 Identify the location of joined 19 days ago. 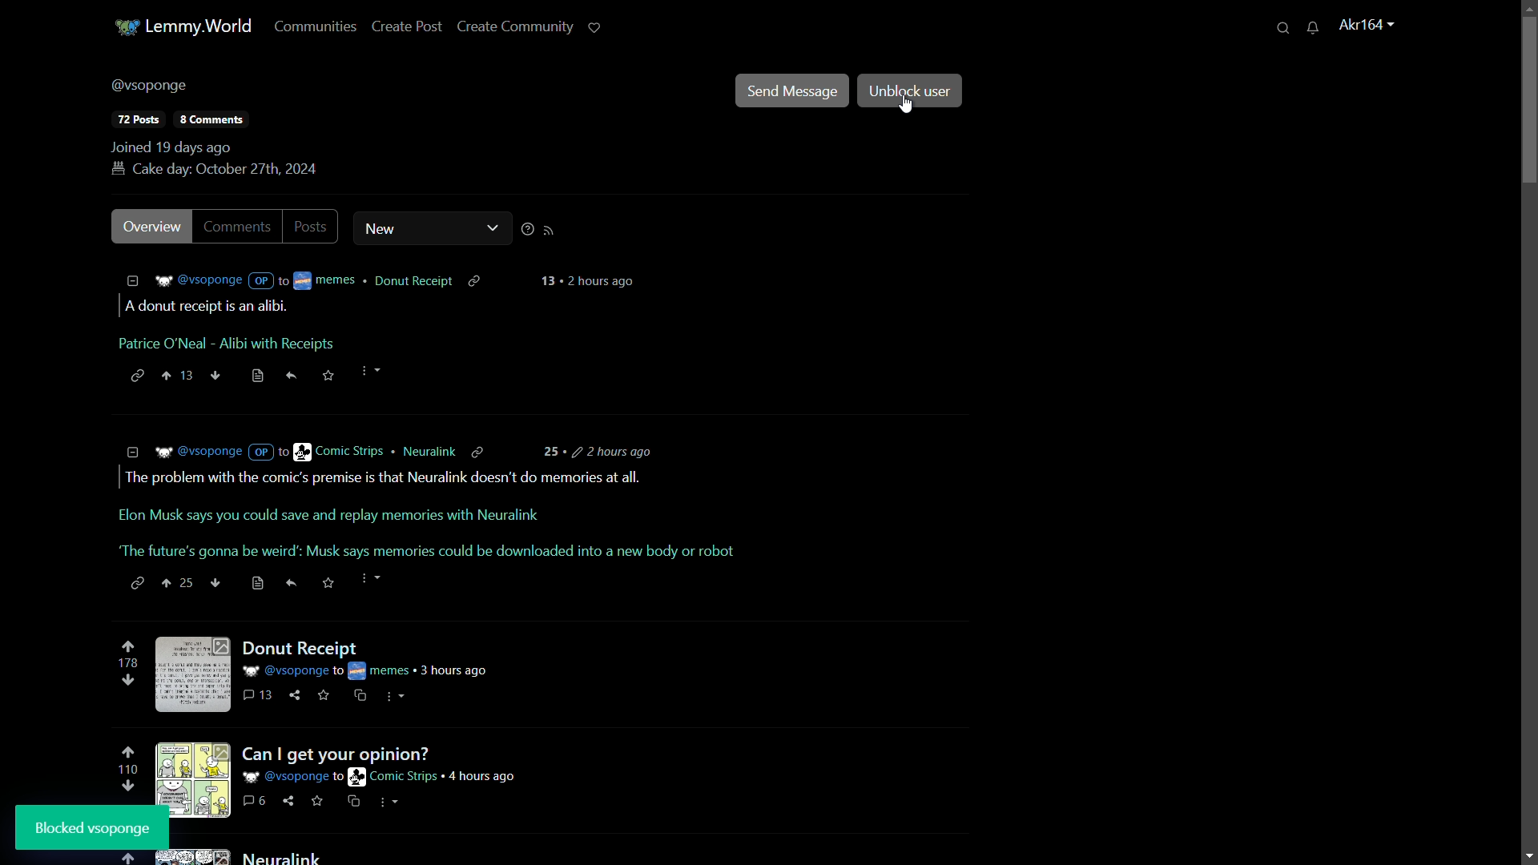
(171, 147).